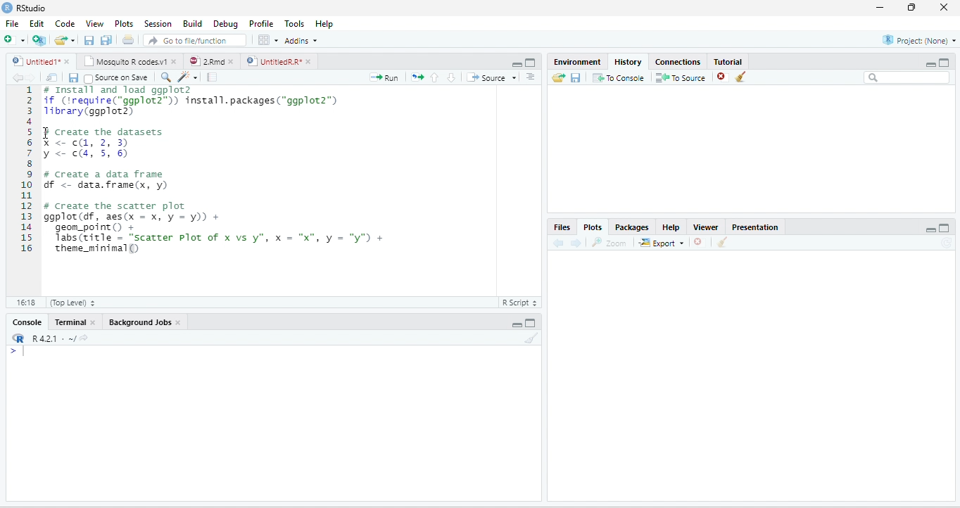 The image size is (960, 508). Describe the element at coordinates (728, 61) in the screenshot. I see `Tutorial` at that location.